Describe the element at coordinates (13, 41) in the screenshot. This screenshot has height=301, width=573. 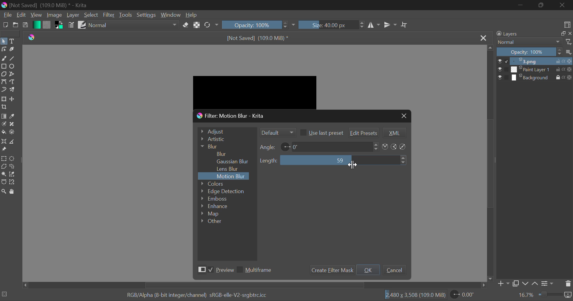
I see `Text` at that location.